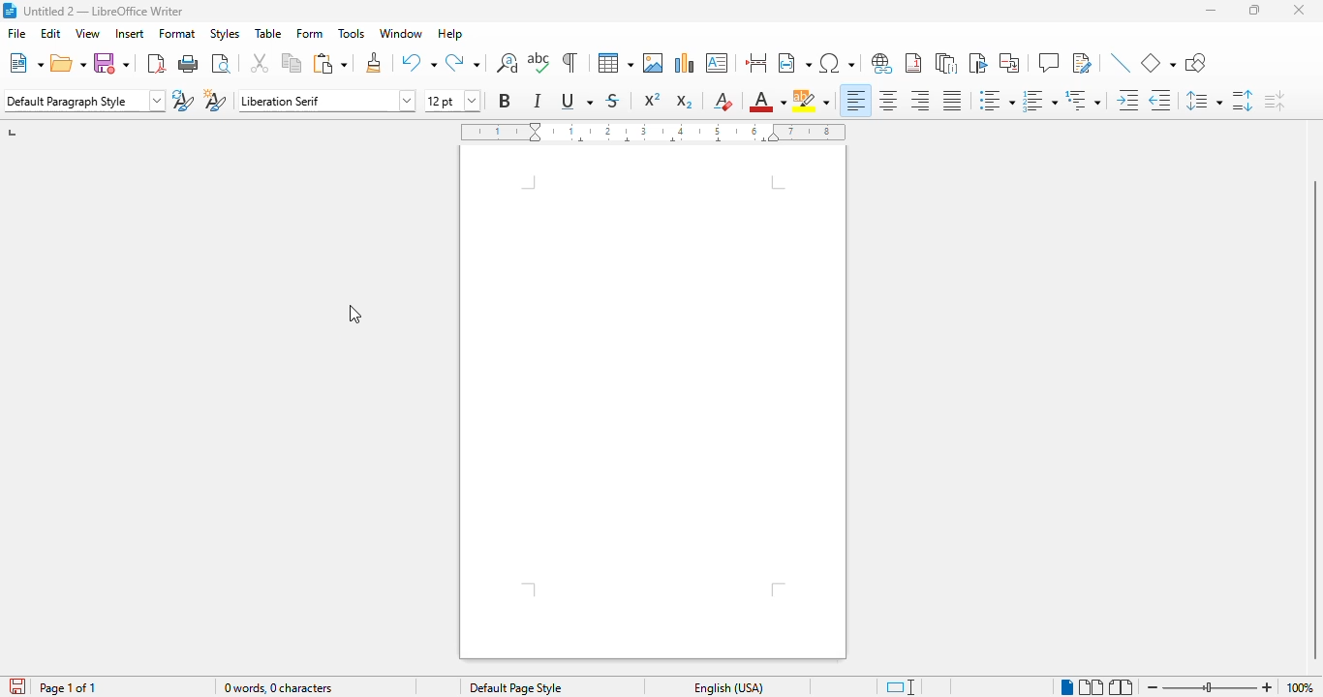 This screenshot has width=1323, height=697. Describe the element at coordinates (184, 101) in the screenshot. I see `update selected style` at that location.